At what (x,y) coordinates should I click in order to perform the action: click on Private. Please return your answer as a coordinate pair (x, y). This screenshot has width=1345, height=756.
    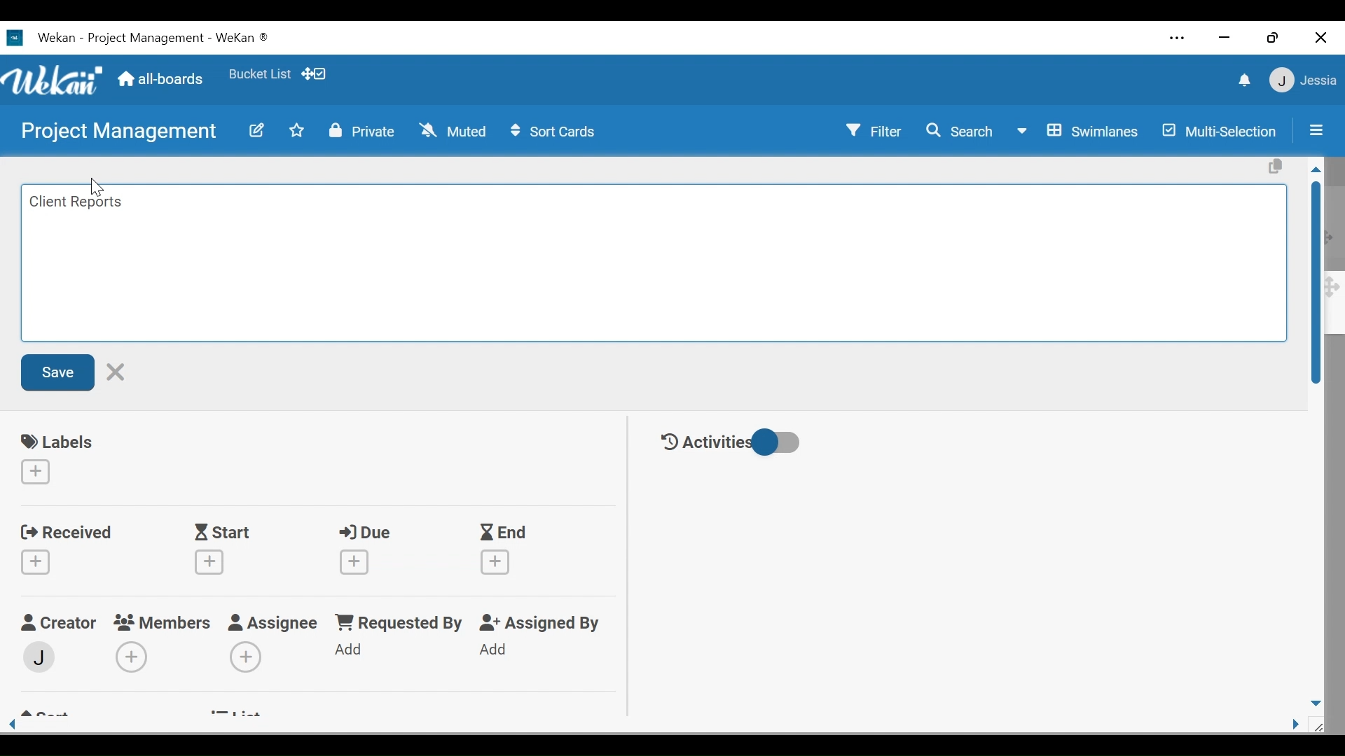
    Looking at the image, I should click on (362, 131).